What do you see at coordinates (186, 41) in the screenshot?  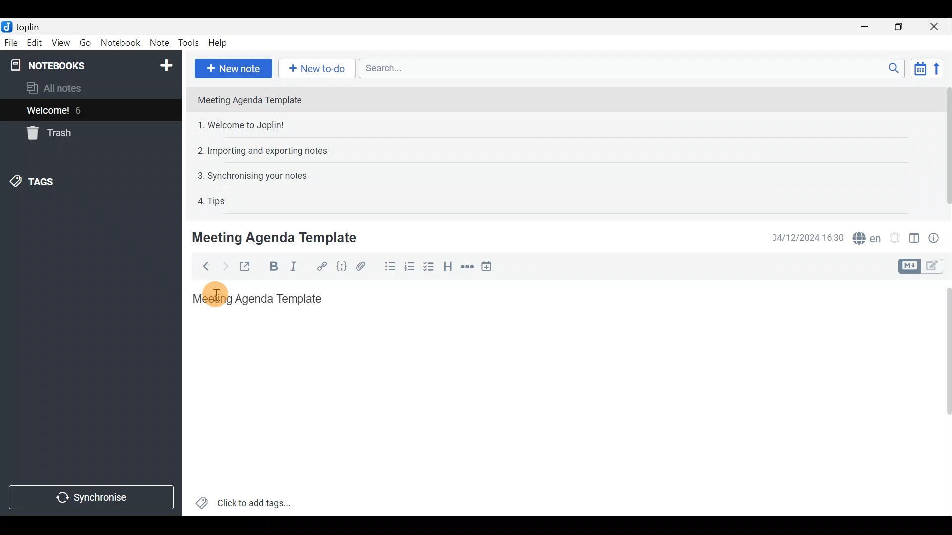 I see `Tools` at bounding box center [186, 41].